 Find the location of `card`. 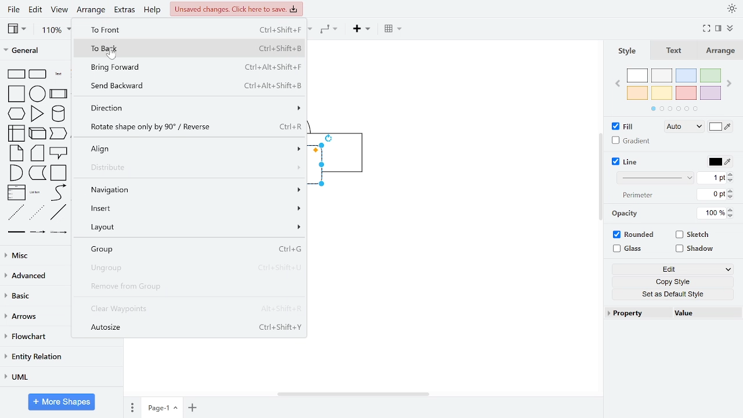

card is located at coordinates (38, 153).